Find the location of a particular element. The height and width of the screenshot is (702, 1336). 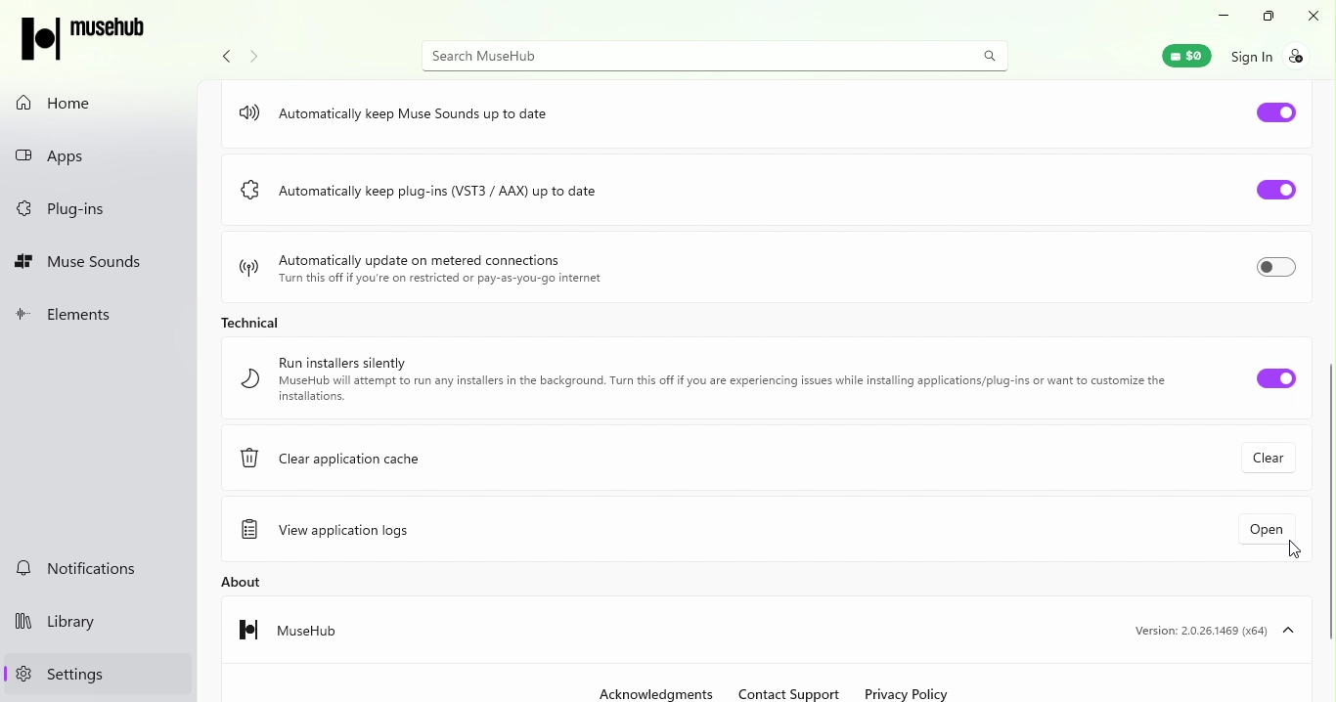

About is located at coordinates (245, 587).